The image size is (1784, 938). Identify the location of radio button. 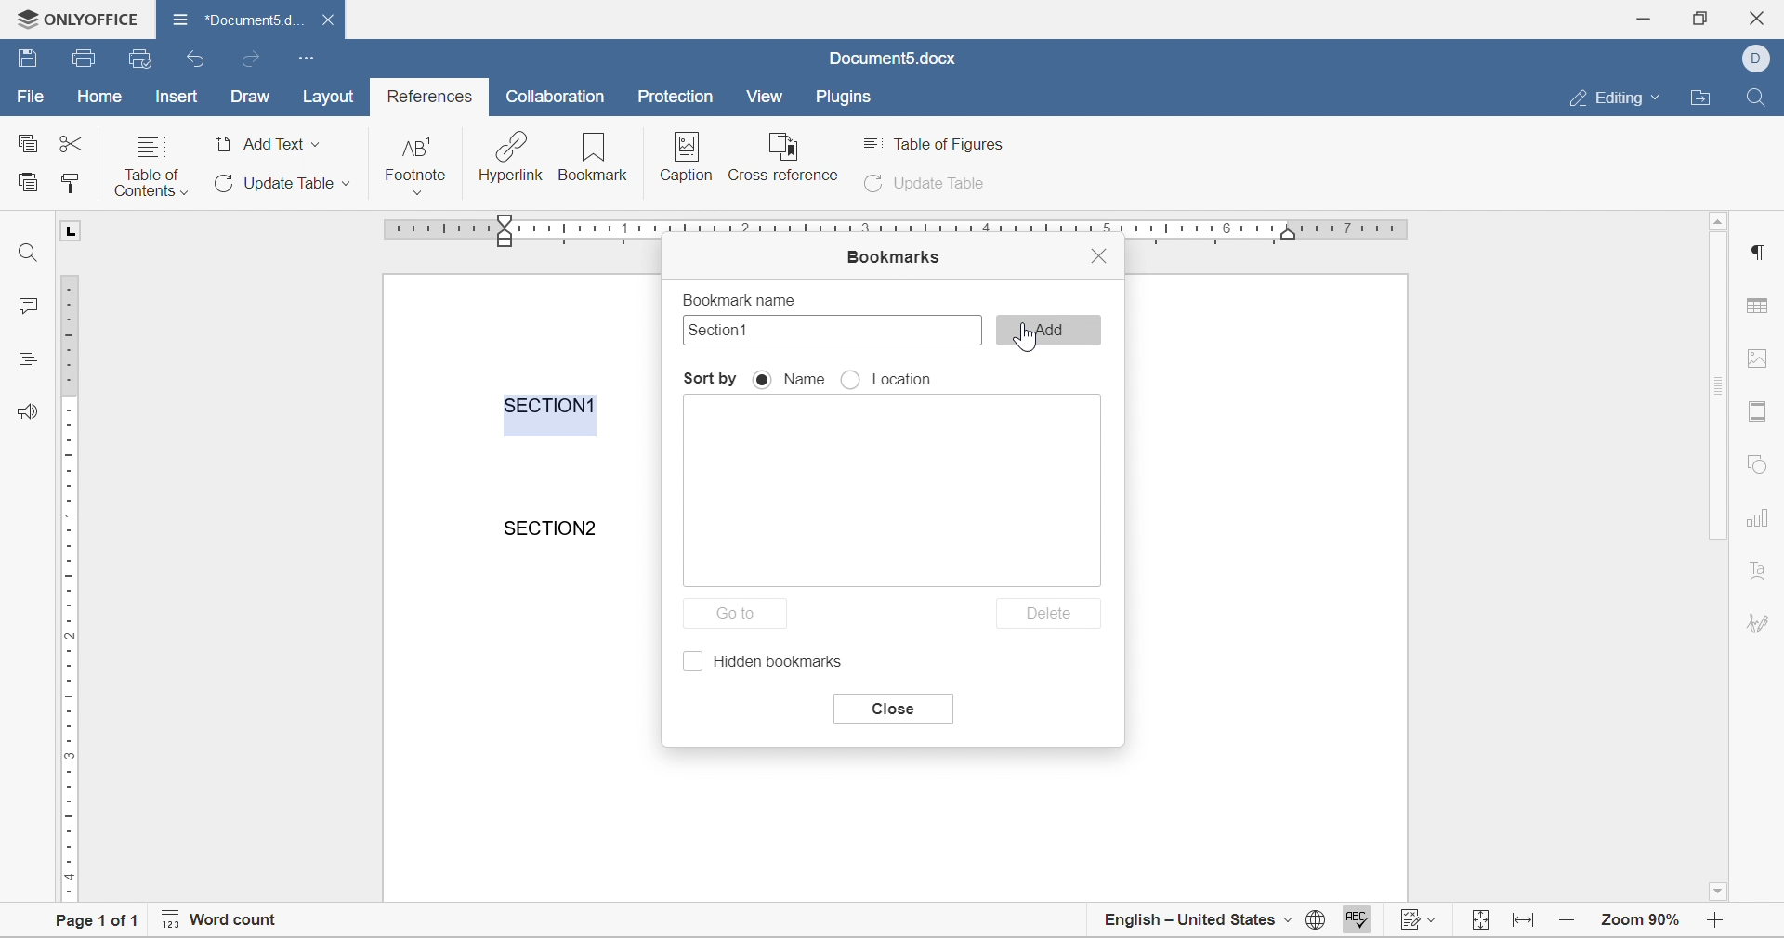
(852, 381).